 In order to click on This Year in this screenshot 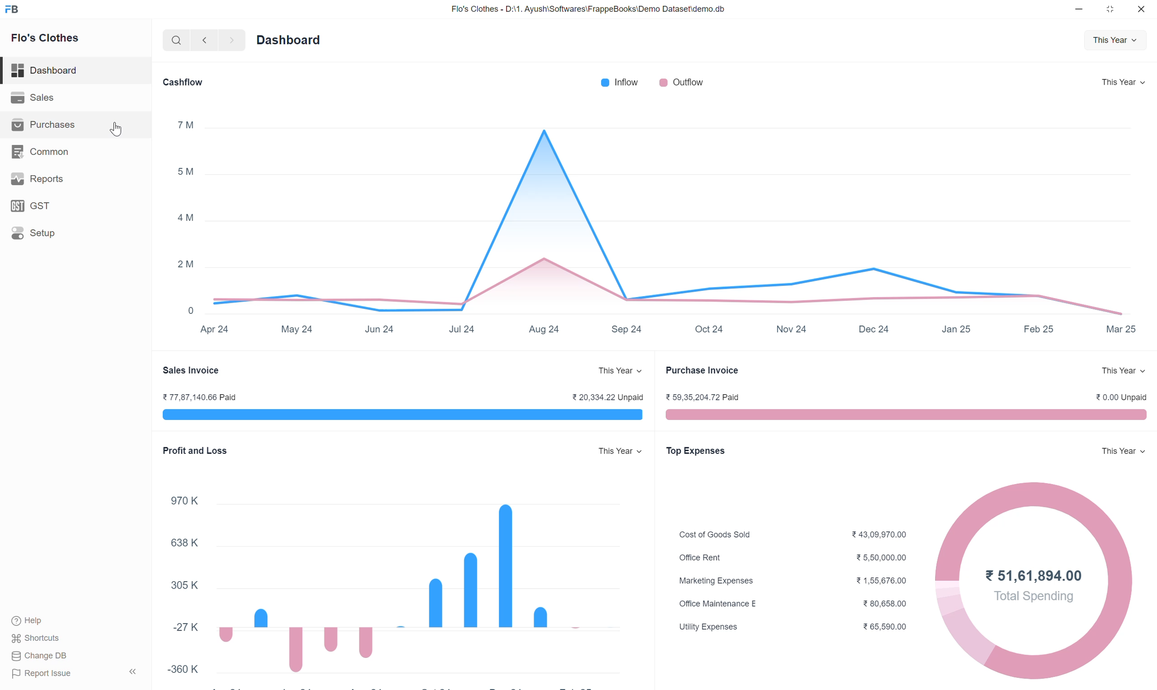, I will do `click(1124, 371)`.